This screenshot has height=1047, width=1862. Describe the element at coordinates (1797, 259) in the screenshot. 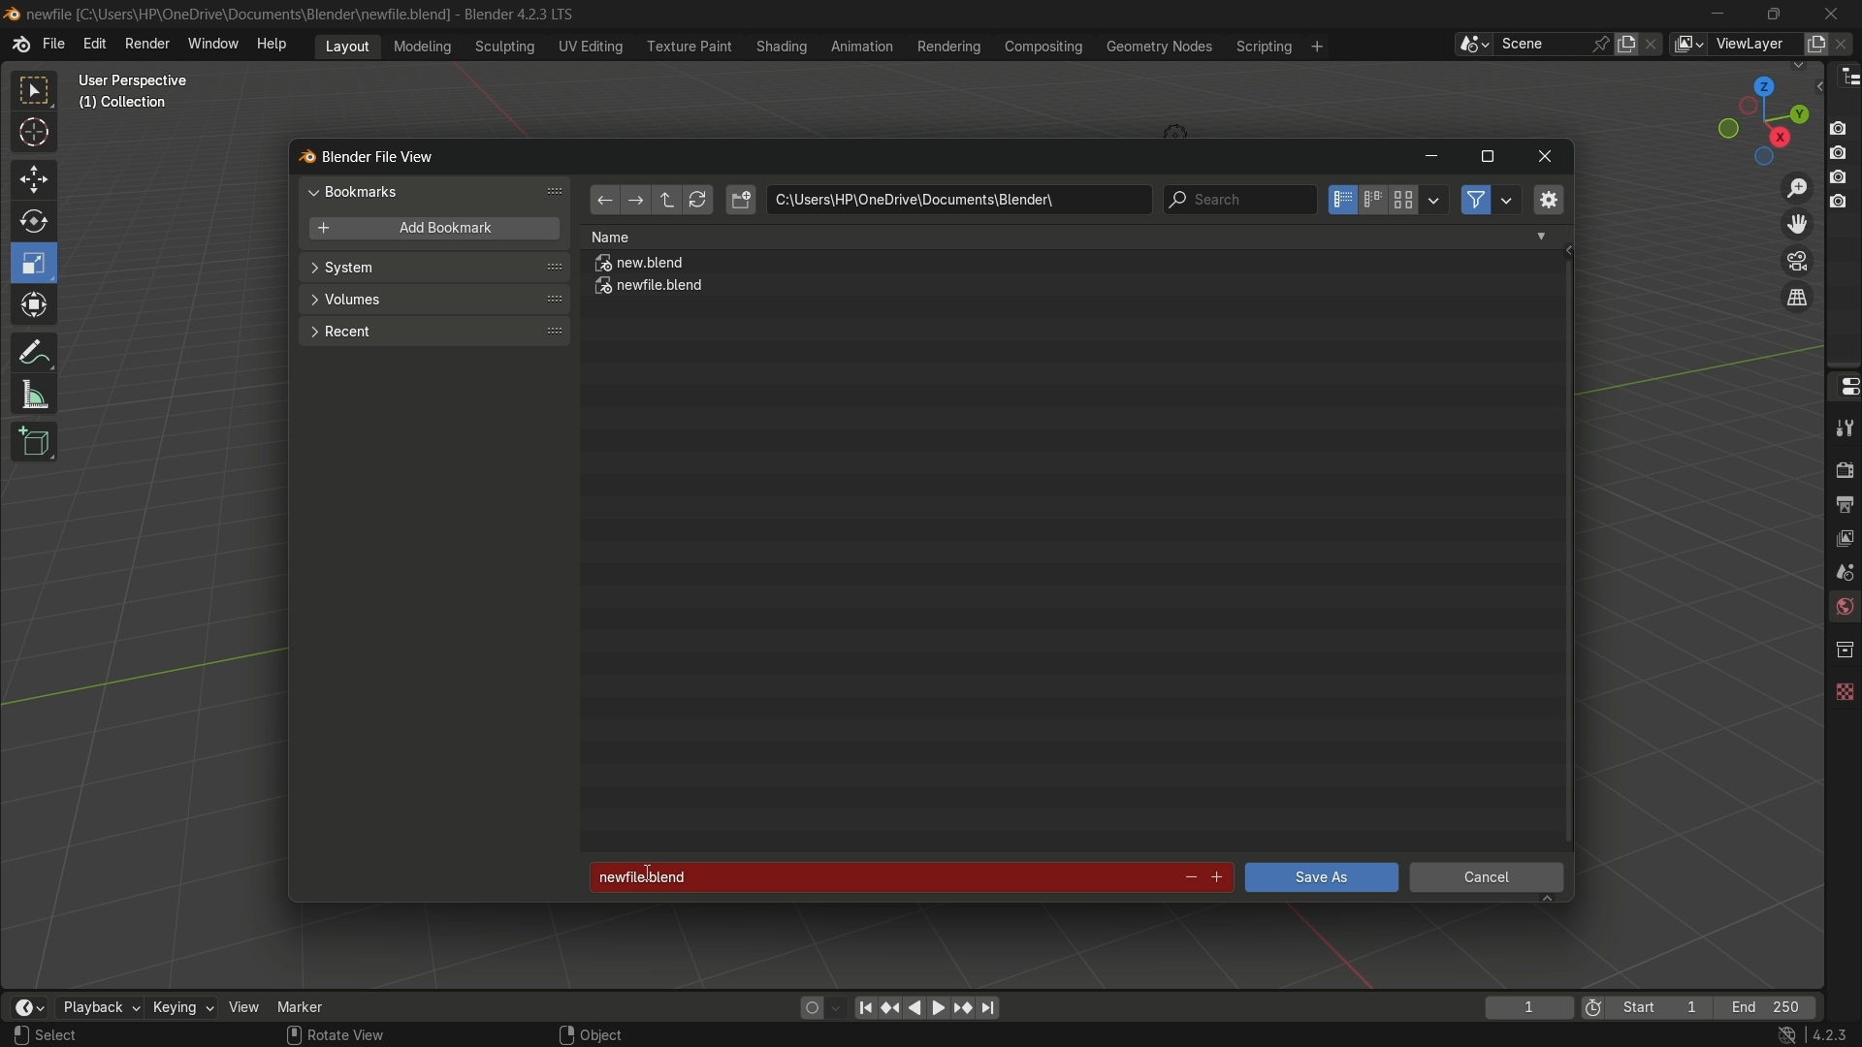

I see `toggle camera view layer` at that location.